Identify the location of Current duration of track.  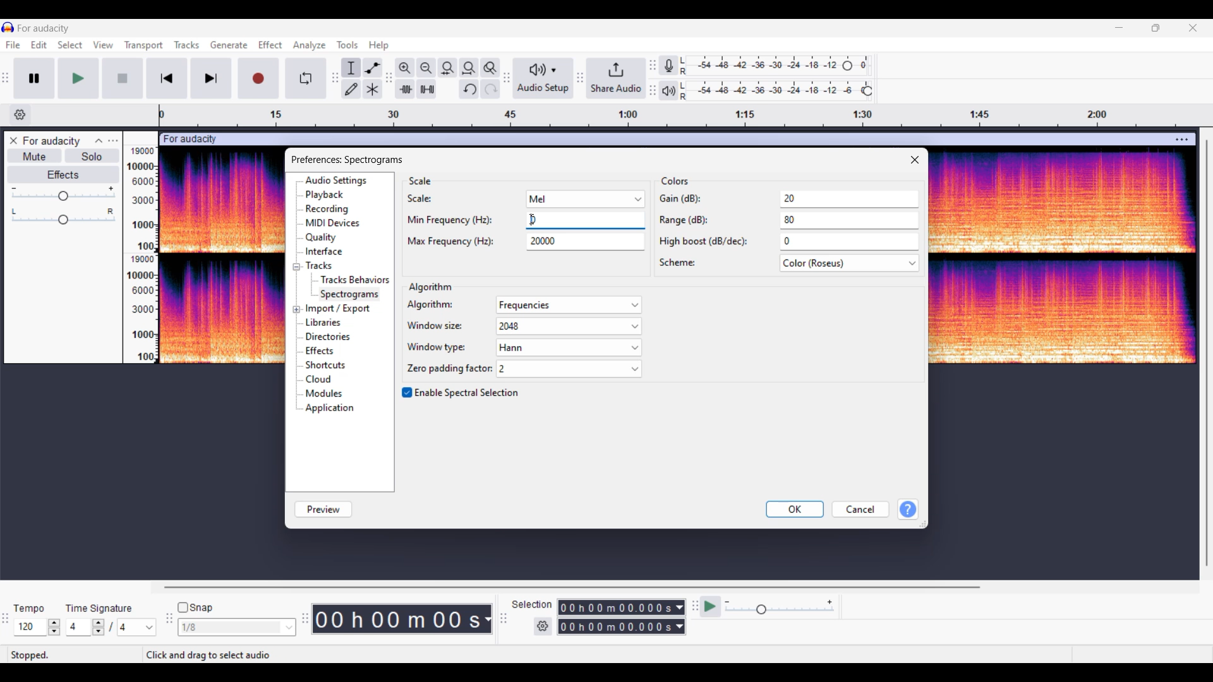
(396, 619).